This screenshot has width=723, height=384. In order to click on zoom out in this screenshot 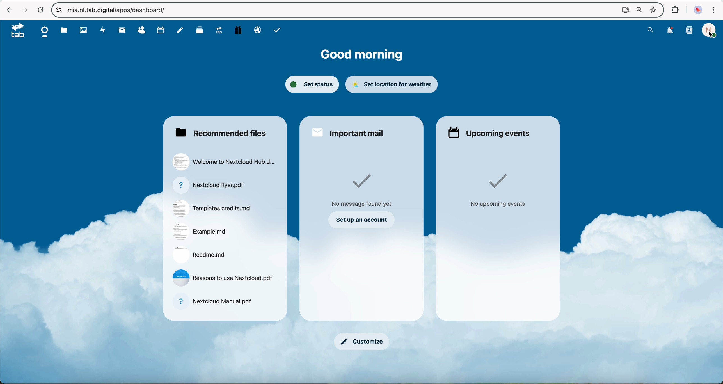, I will do `click(638, 10)`.